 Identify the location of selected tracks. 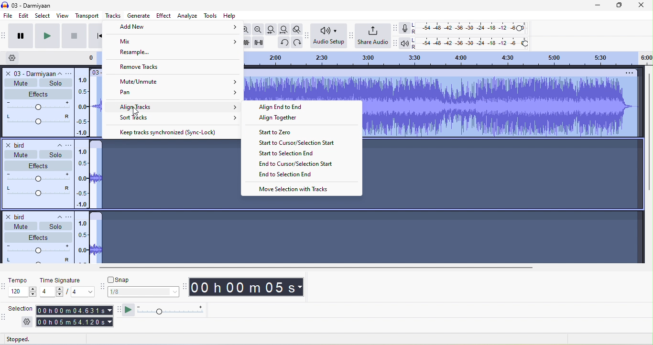
(504, 172).